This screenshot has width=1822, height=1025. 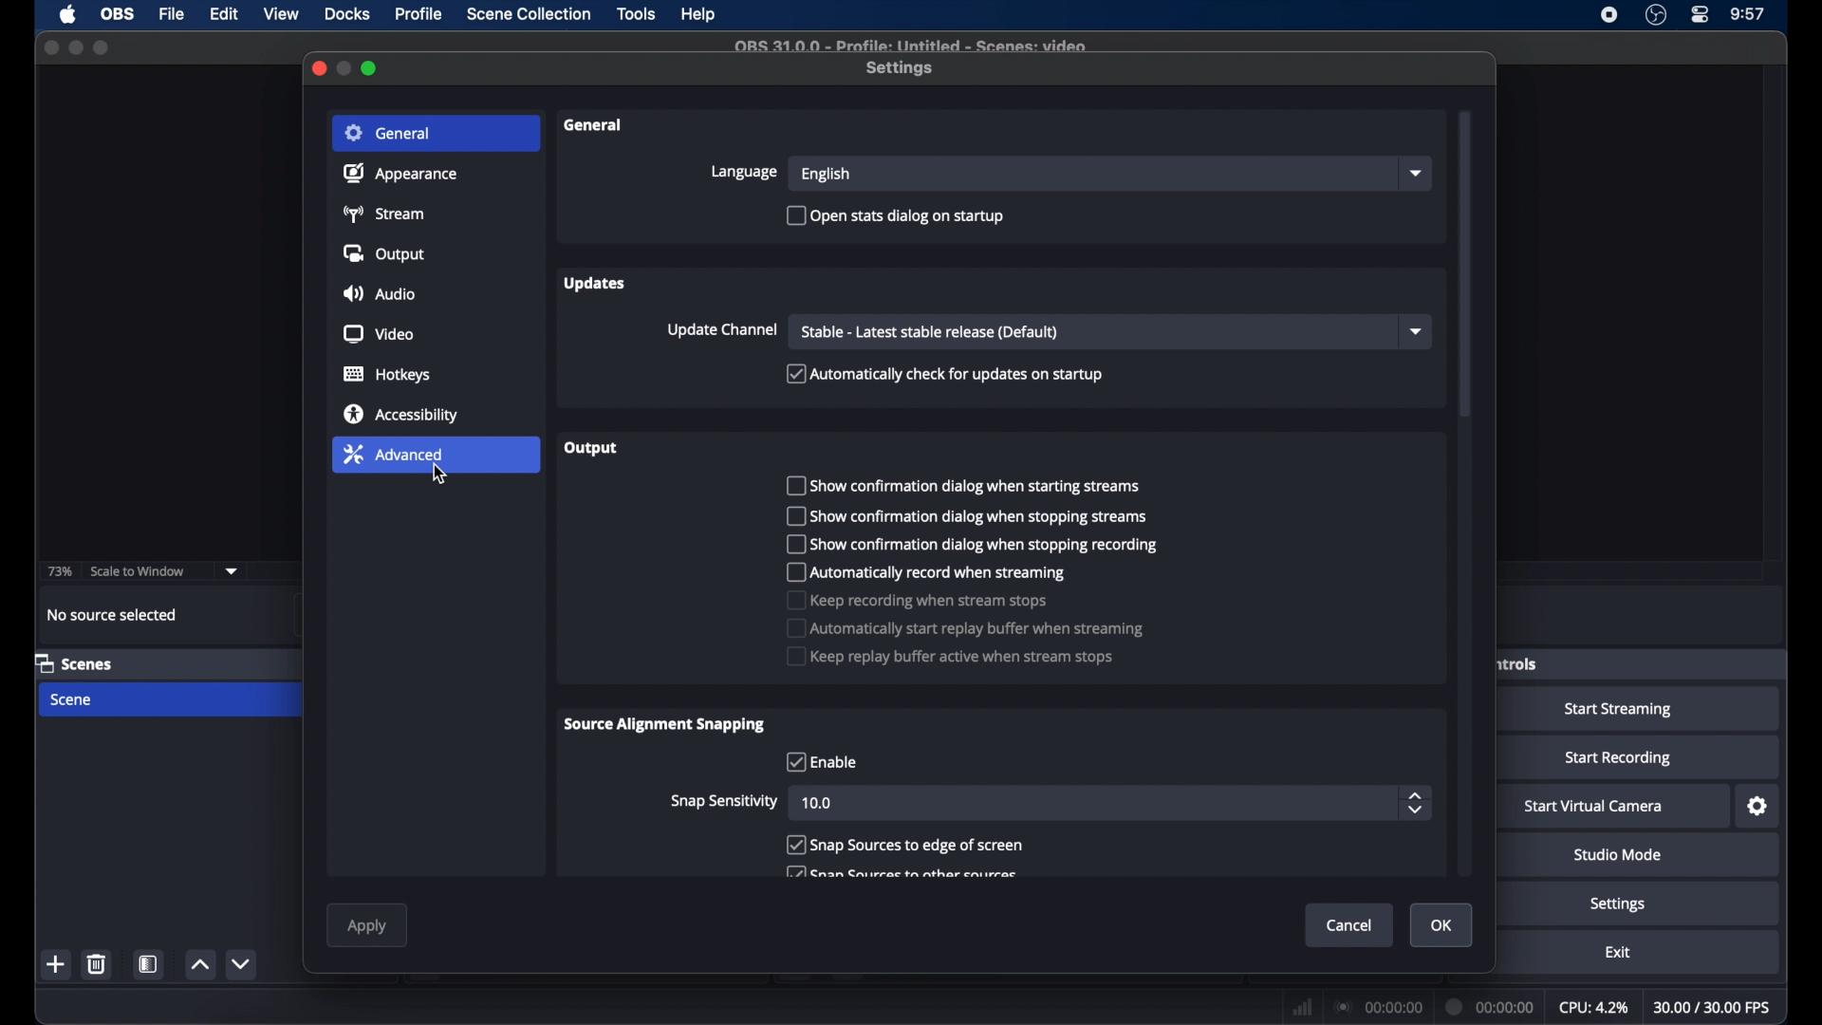 What do you see at coordinates (901, 69) in the screenshot?
I see `settings` at bounding box center [901, 69].